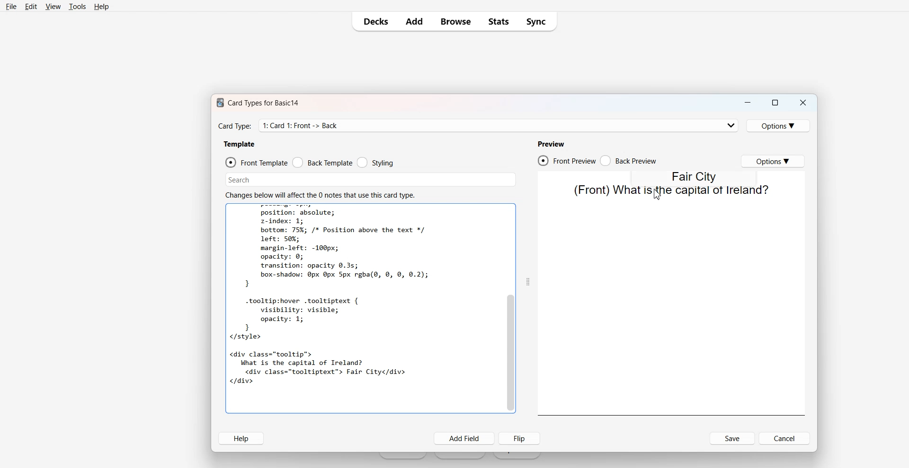  What do you see at coordinates (415, 22) in the screenshot?
I see `Add` at bounding box center [415, 22].